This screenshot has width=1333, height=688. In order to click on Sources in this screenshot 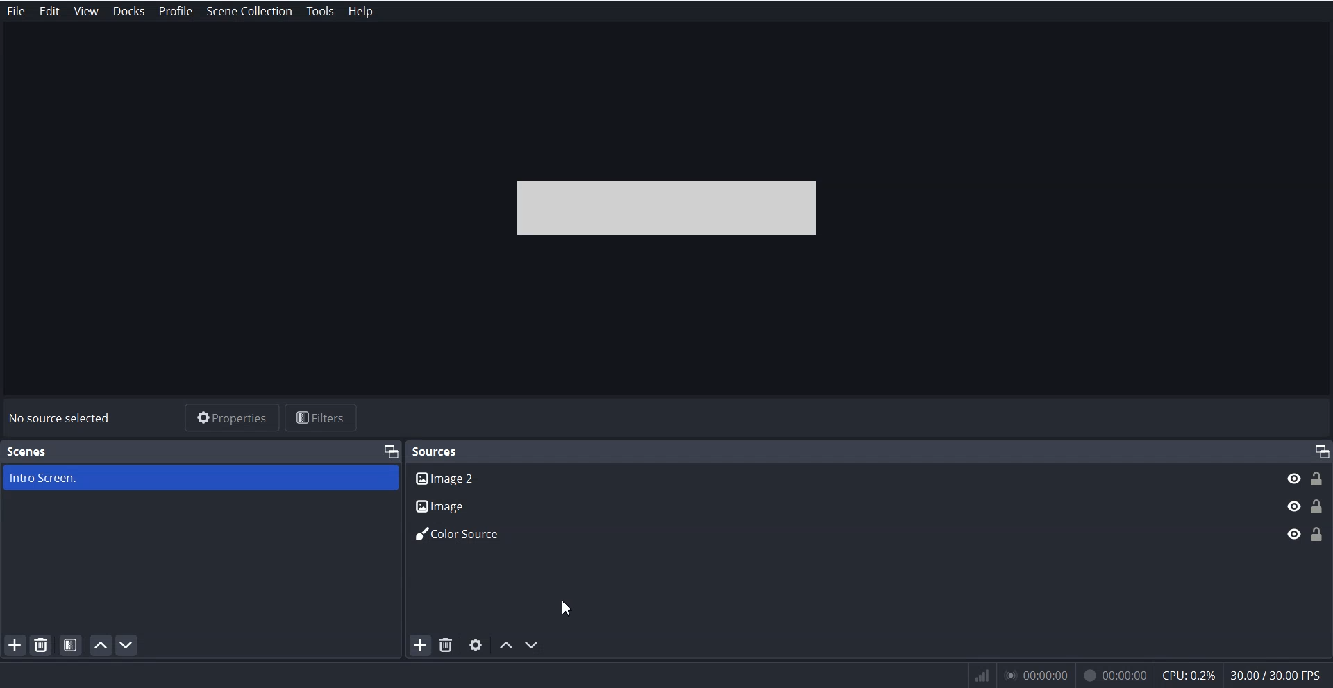, I will do `click(437, 450)`.